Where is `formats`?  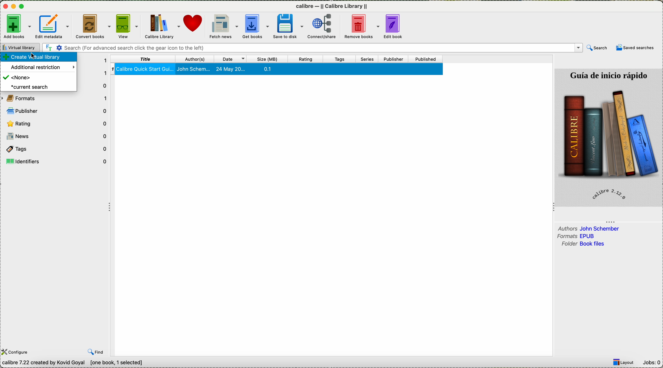 formats is located at coordinates (578, 236).